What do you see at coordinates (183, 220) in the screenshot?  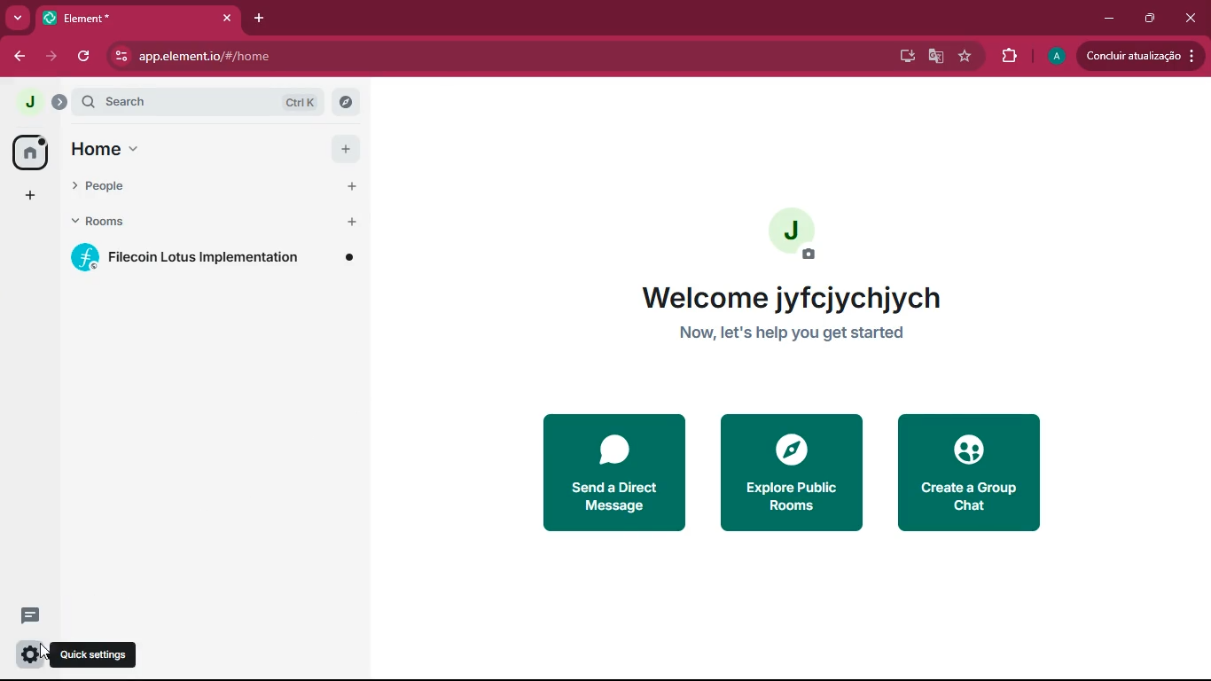 I see `rooms` at bounding box center [183, 220].